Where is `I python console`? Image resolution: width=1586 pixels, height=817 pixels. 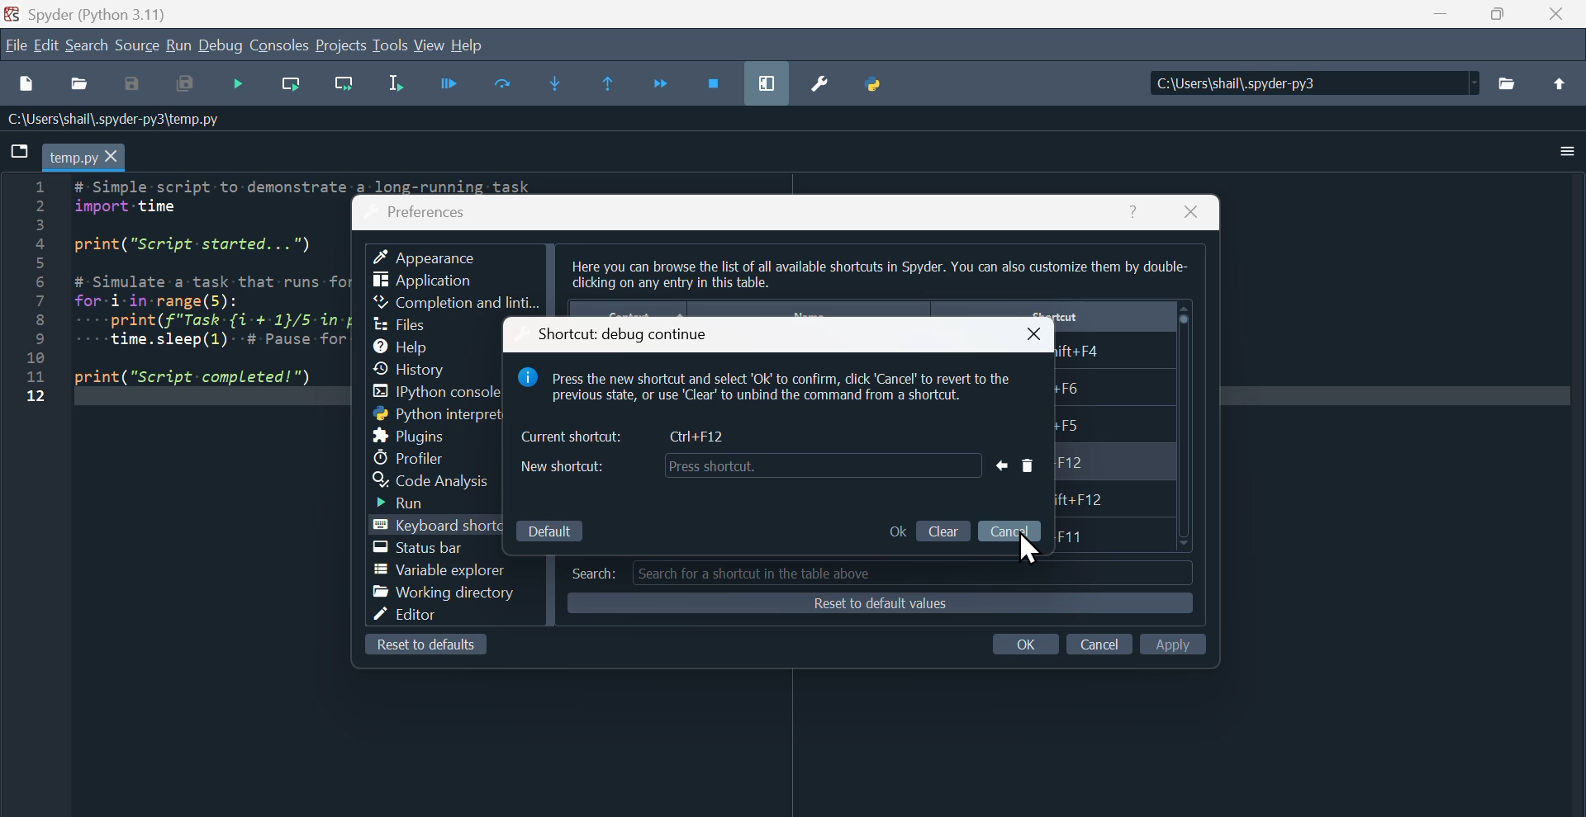 I python console is located at coordinates (423, 393).